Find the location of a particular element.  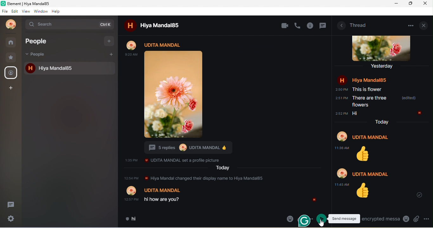

1:35 PM is located at coordinates (131, 160).